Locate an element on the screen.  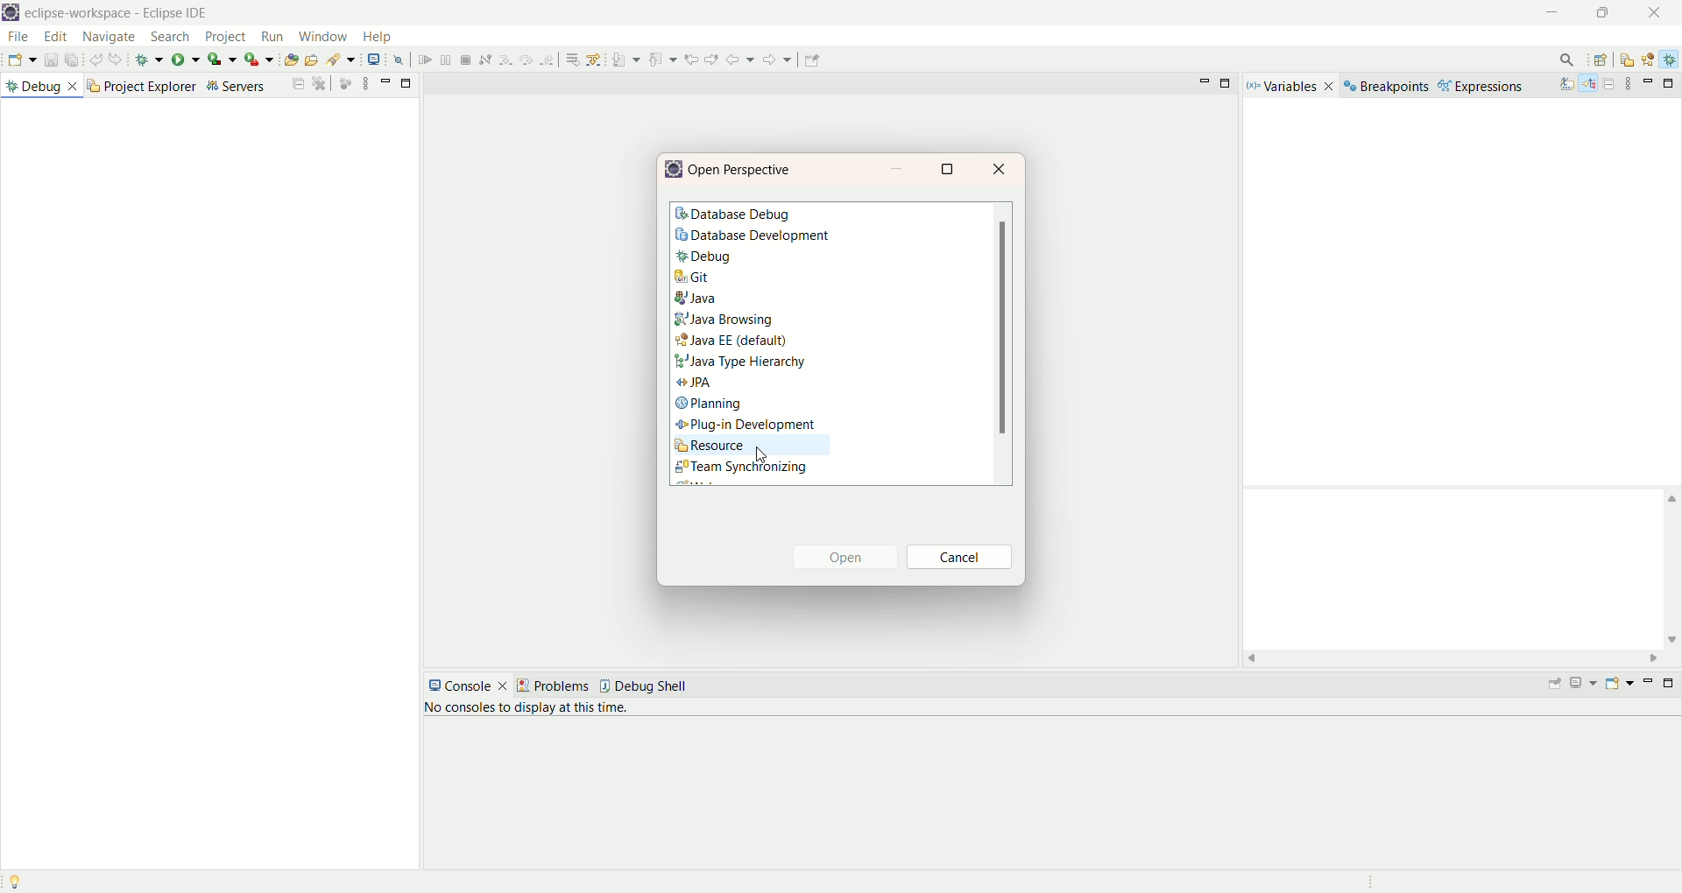
drop to frame is located at coordinates (697, 61).